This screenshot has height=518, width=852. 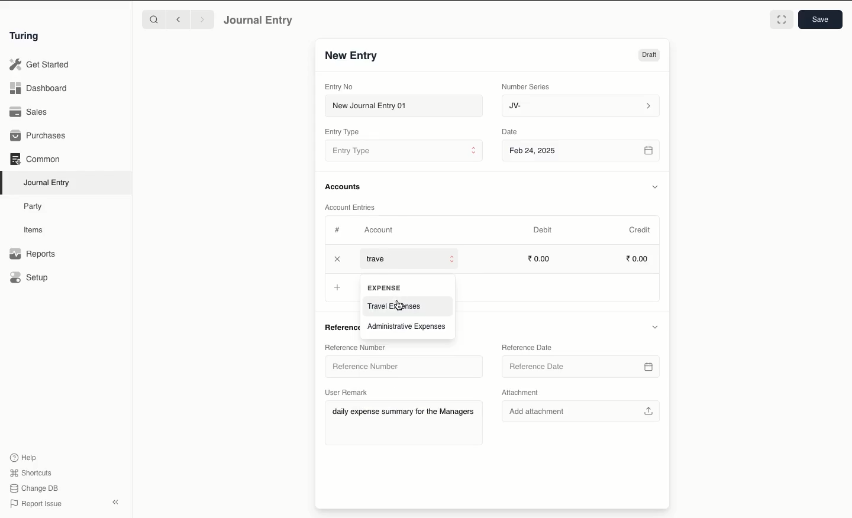 I want to click on New Entry, so click(x=352, y=56).